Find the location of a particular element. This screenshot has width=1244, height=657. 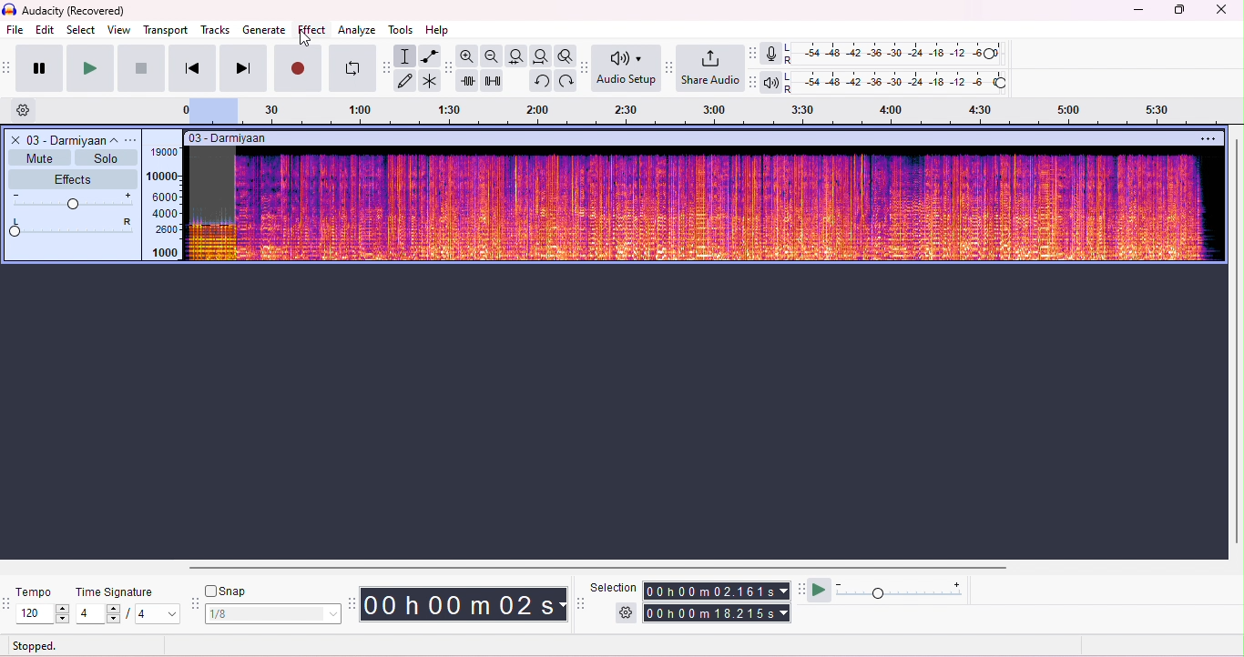

tempo tools is located at coordinates (8, 605).